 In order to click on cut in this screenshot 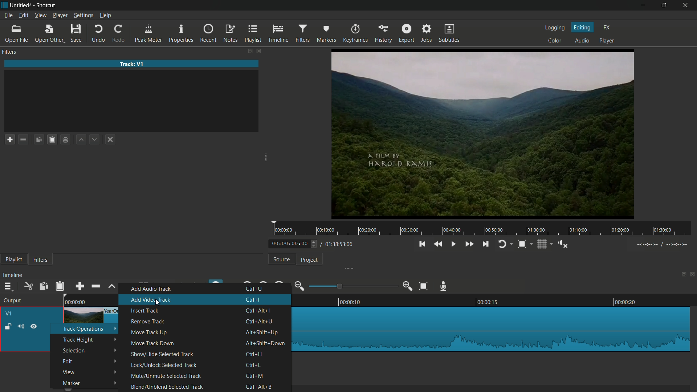, I will do `click(29, 286)`.